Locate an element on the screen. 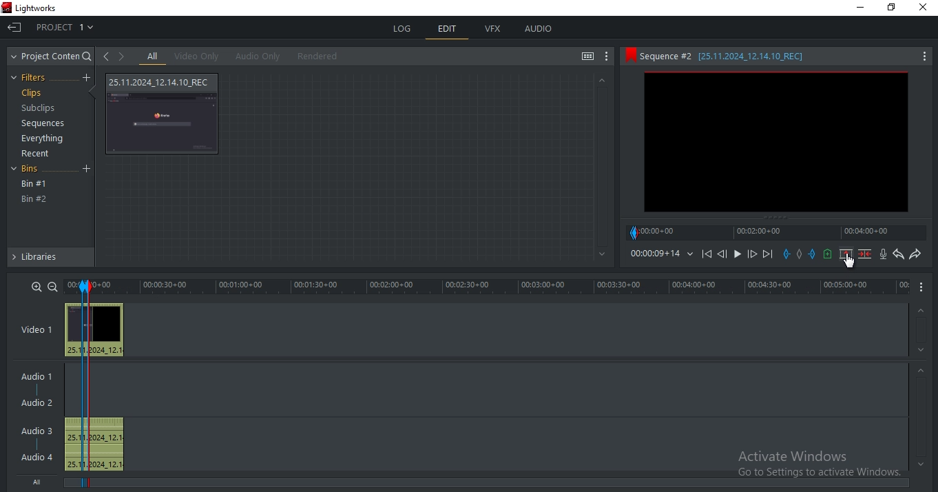 The width and height of the screenshot is (938, 492). video is located at coordinates (164, 114).